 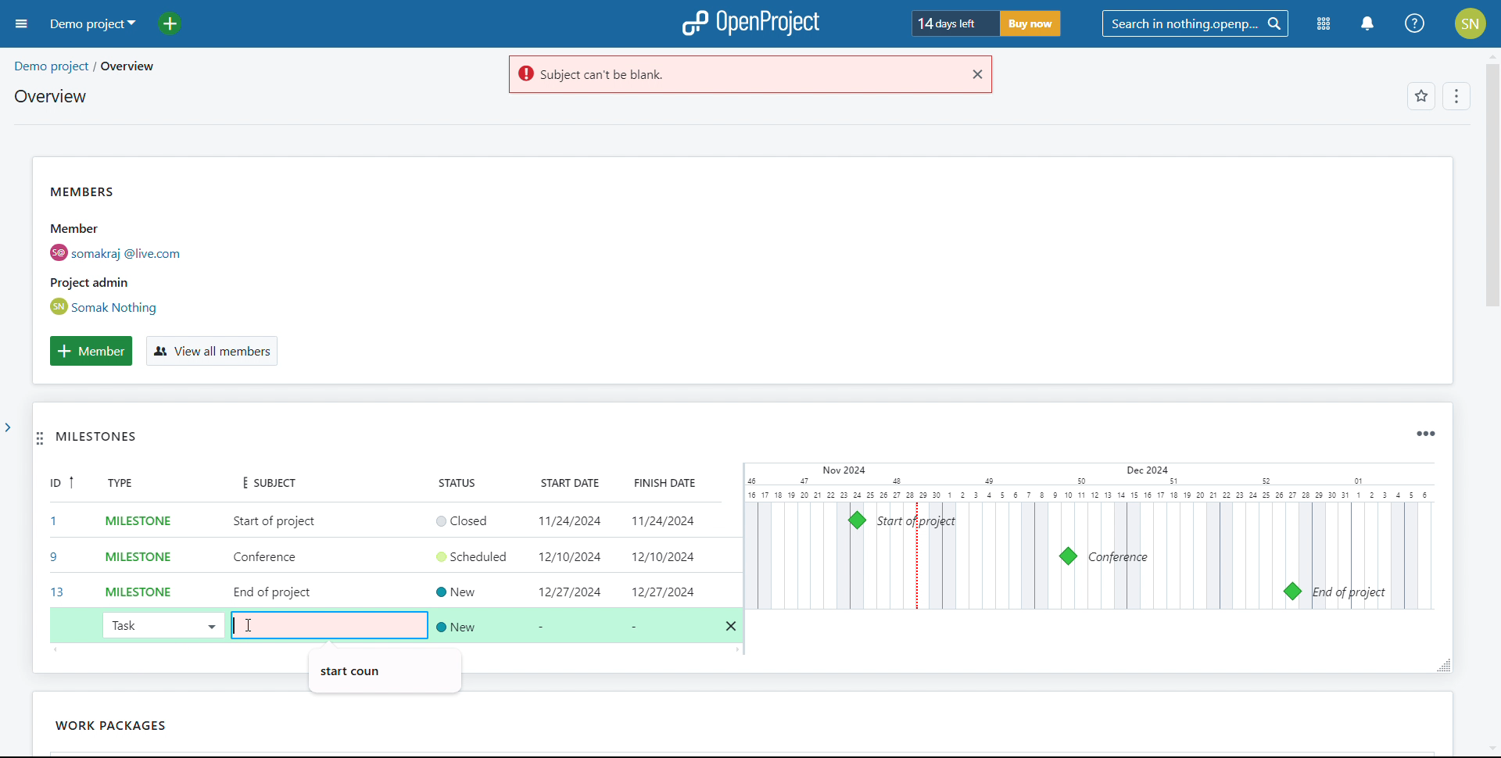 What do you see at coordinates (565, 484) in the screenshot?
I see `start date` at bounding box center [565, 484].